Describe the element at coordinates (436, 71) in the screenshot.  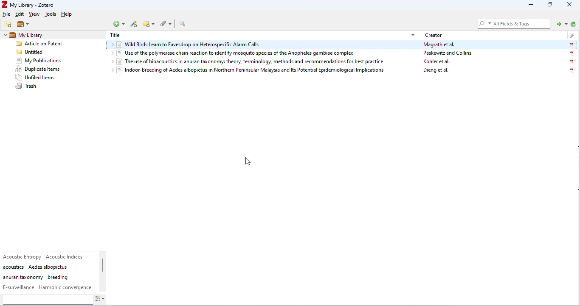
I see `dieng et al.` at that location.